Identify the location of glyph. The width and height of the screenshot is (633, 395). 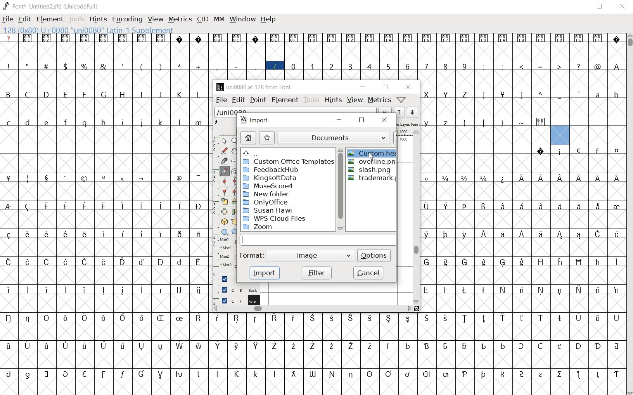
(502, 289).